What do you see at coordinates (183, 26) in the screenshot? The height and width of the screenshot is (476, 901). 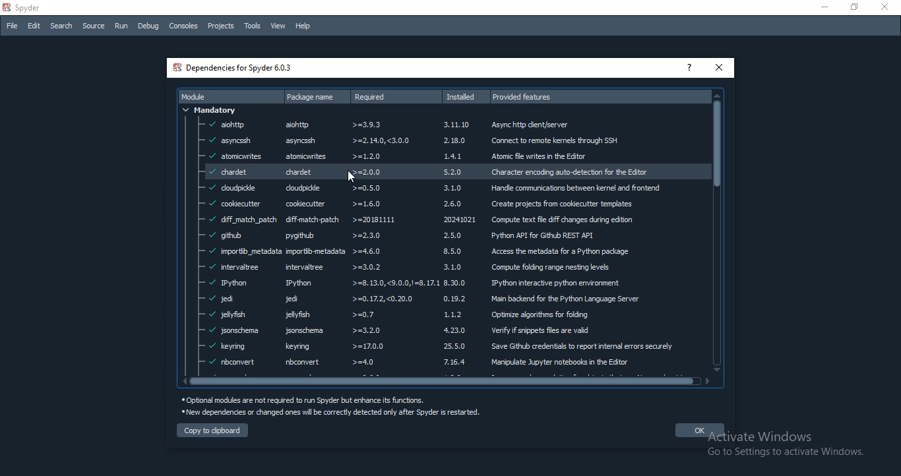 I see `Consoles` at bounding box center [183, 26].